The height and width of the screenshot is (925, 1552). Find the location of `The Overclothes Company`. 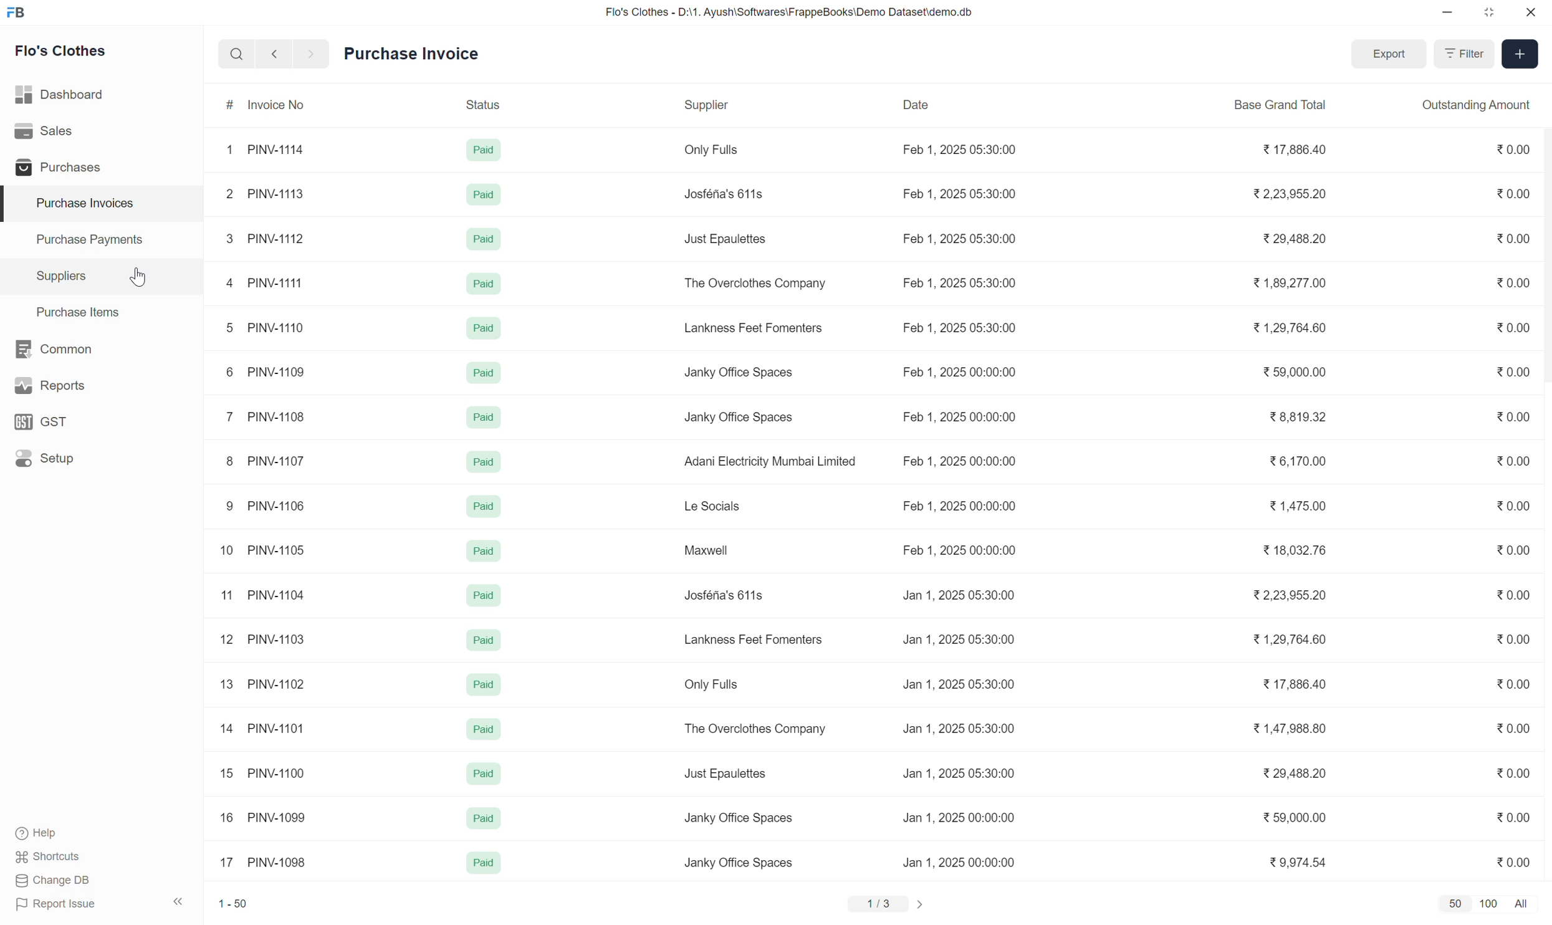

The Overclothes Company is located at coordinates (754, 729).